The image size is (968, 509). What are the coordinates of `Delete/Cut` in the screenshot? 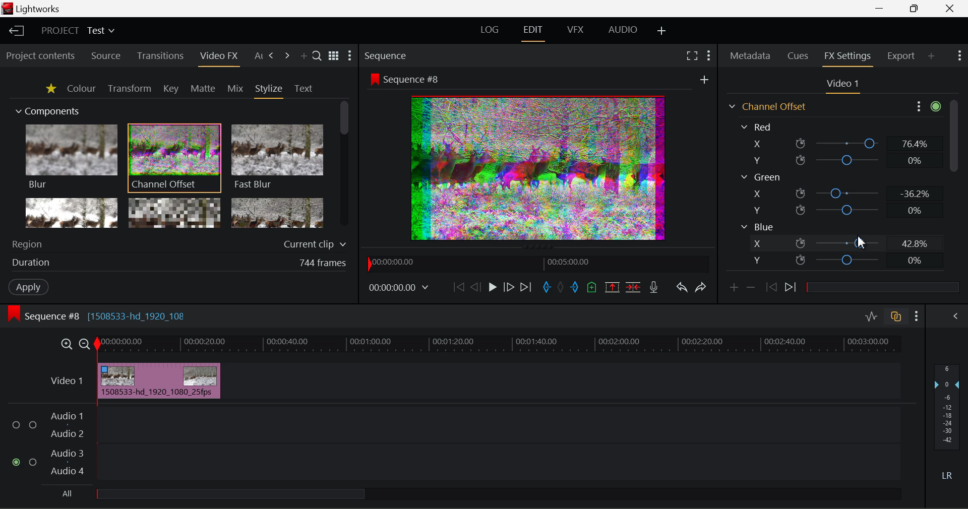 It's located at (634, 288).